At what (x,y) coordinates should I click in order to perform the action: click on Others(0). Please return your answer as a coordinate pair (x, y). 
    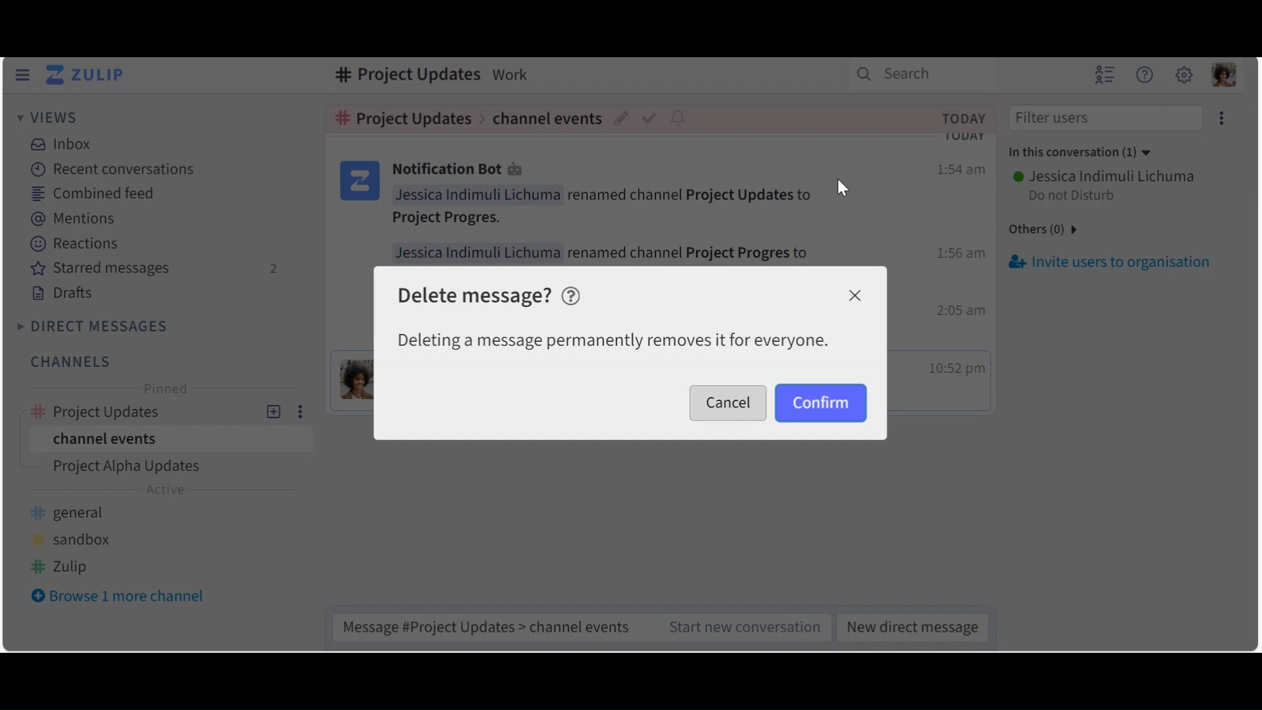
    Looking at the image, I should click on (1056, 230).